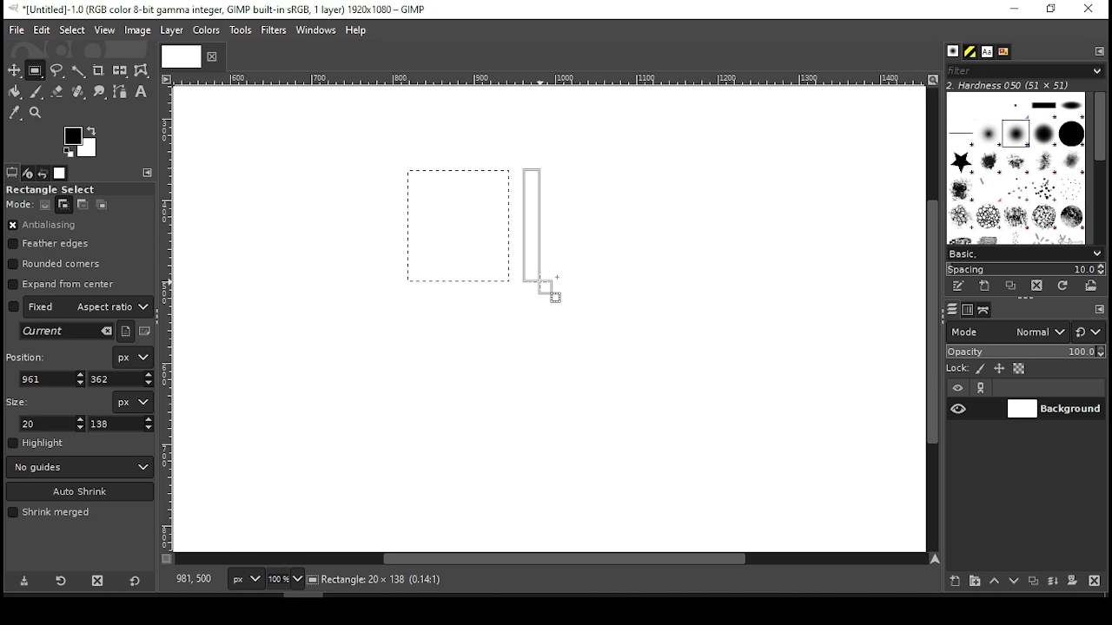  I want to click on pick aspect ration, so click(67, 332).